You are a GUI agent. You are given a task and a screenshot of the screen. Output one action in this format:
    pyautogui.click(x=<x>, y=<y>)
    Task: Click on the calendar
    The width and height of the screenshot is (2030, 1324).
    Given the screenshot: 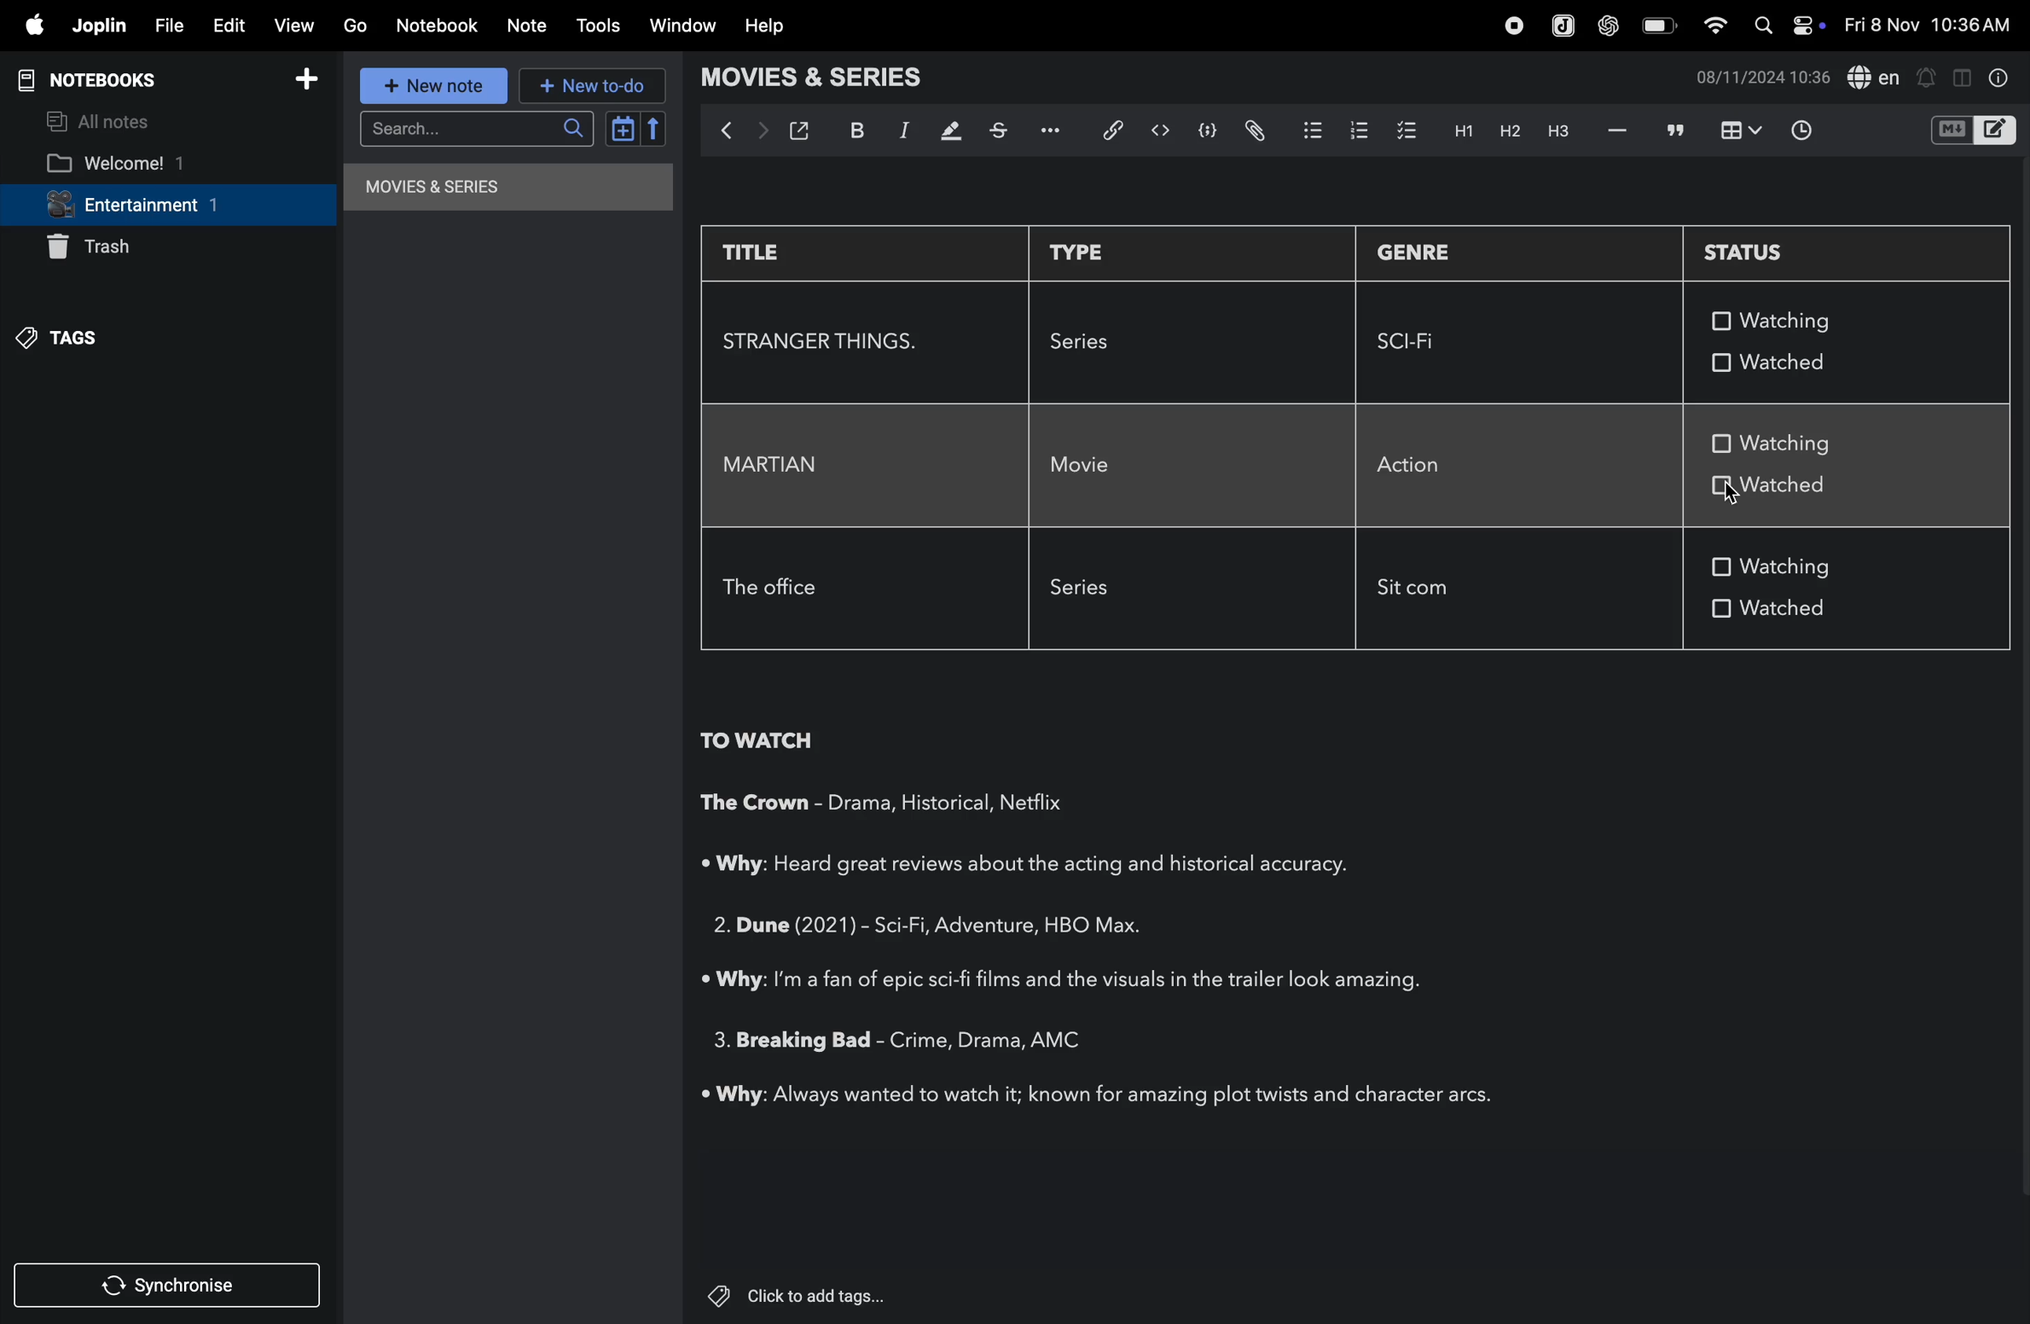 What is the action you would take?
    pyautogui.click(x=632, y=129)
    